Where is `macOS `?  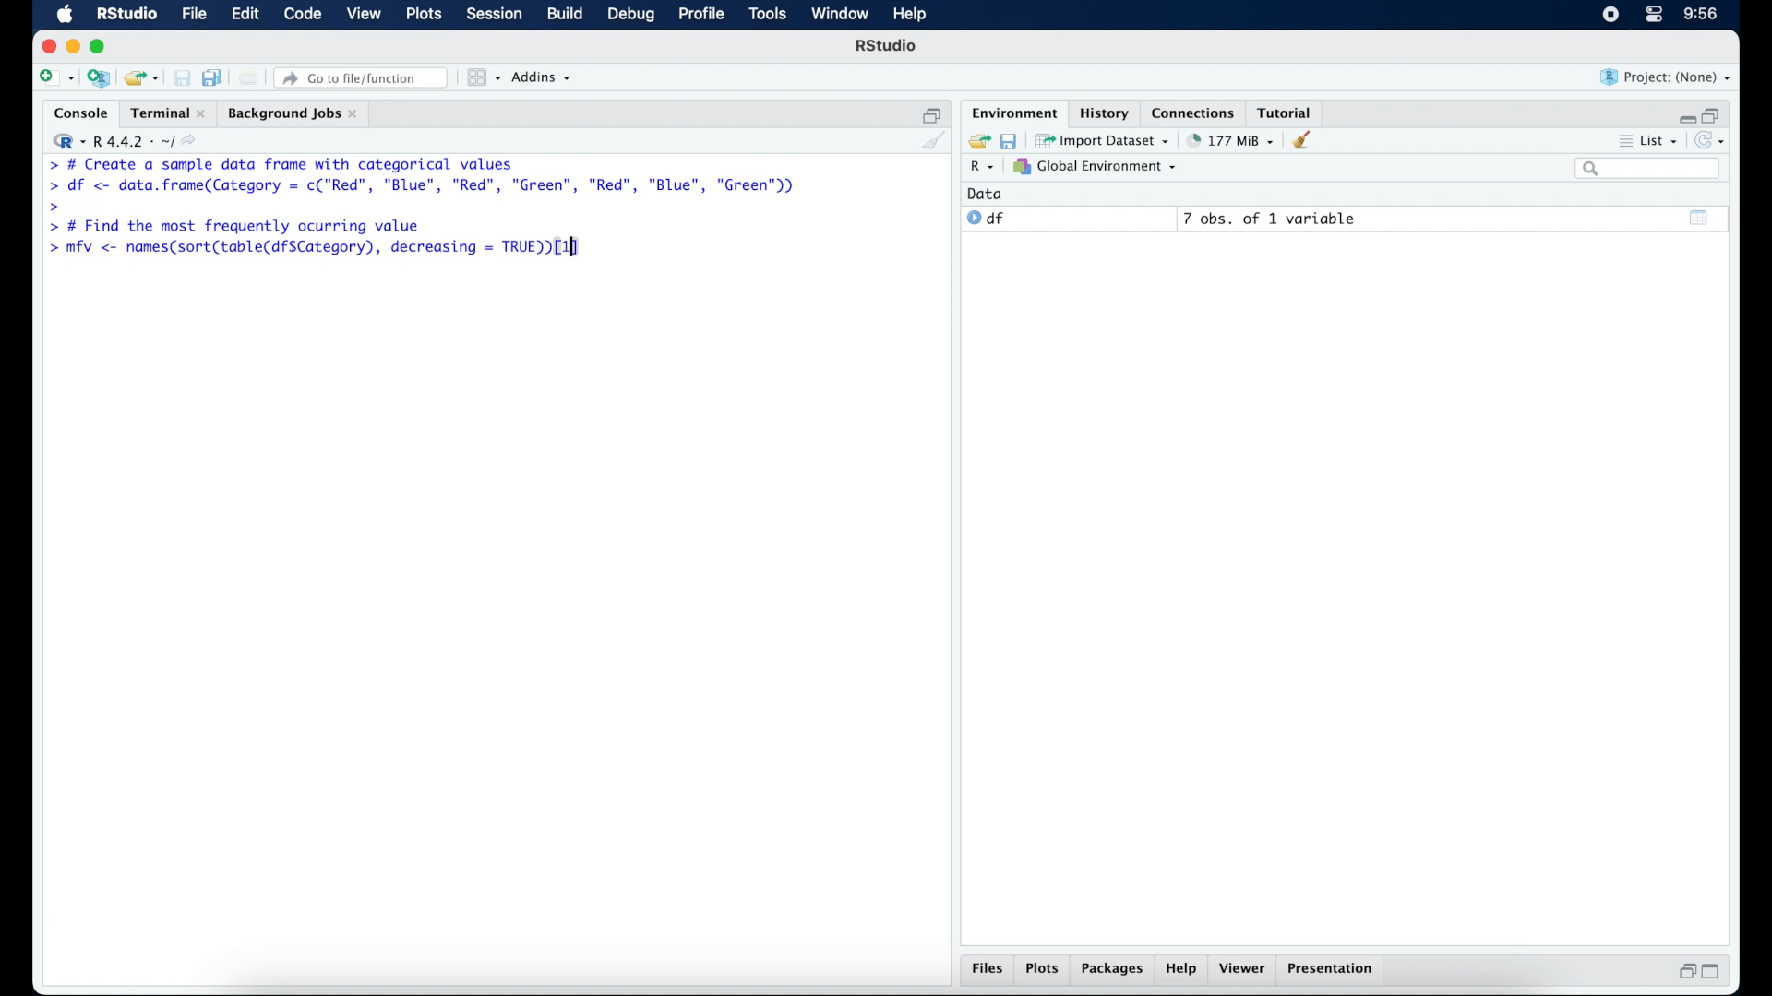
macOS  is located at coordinates (65, 15).